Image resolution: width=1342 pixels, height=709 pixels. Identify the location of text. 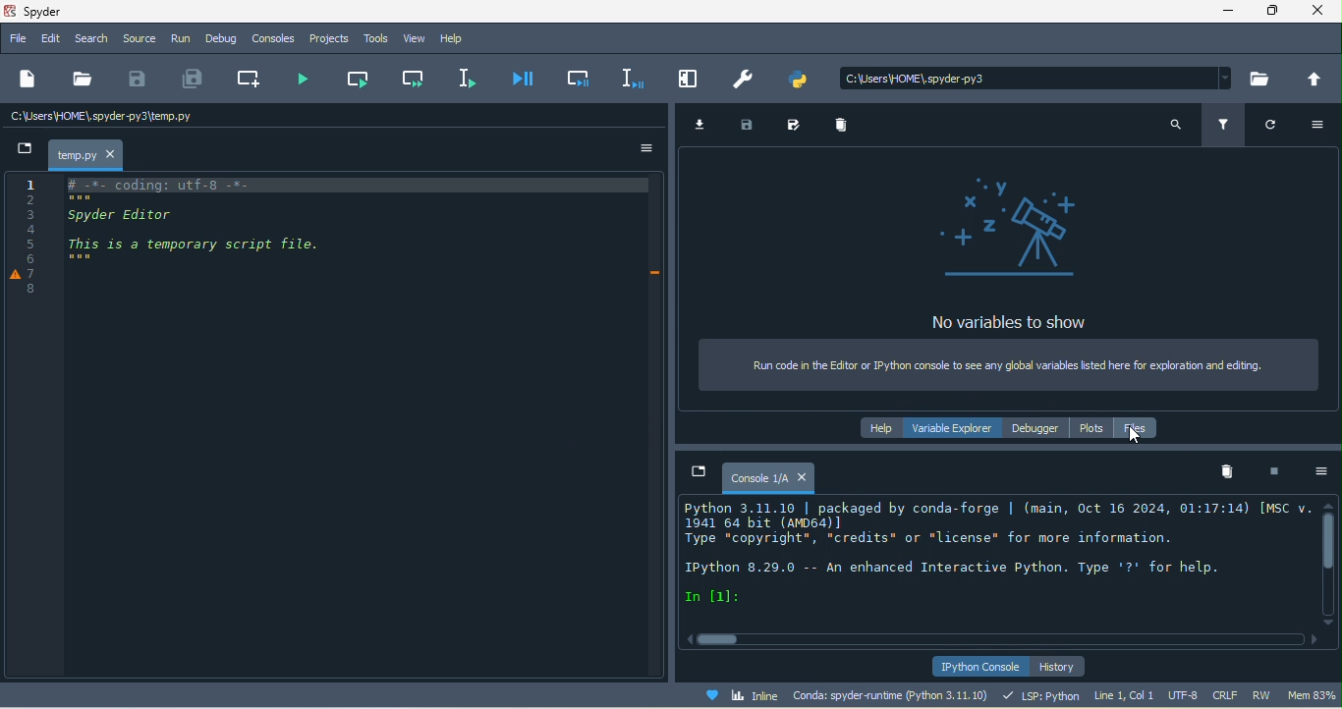
(997, 564).